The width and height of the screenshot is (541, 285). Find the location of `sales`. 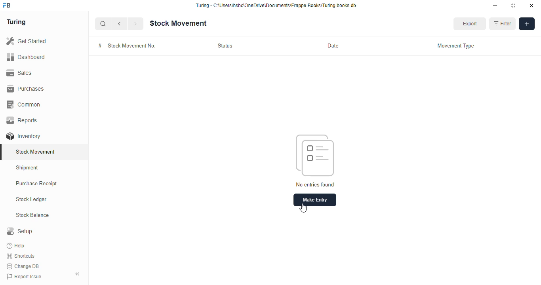

sales is located at coordinates (19, 73).